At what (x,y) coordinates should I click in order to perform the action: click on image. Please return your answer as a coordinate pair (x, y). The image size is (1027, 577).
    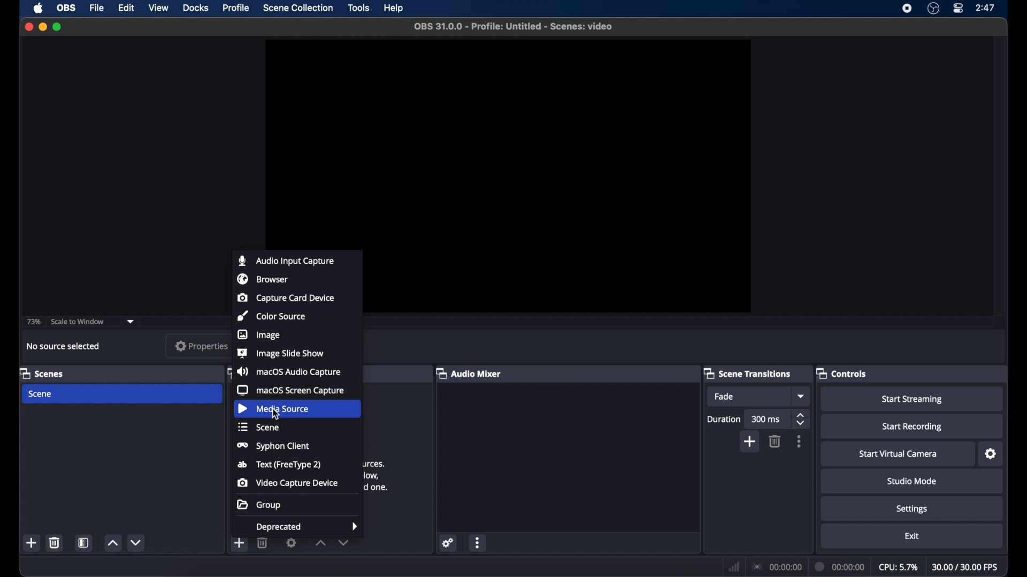
    Looking at the image, I should click on (259, 335).